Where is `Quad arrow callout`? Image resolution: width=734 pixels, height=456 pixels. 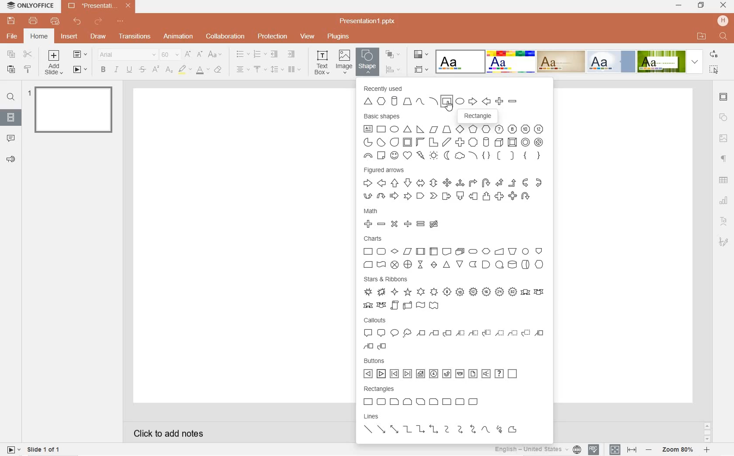
Quad arrow callout is located at coordinates (513, 196).